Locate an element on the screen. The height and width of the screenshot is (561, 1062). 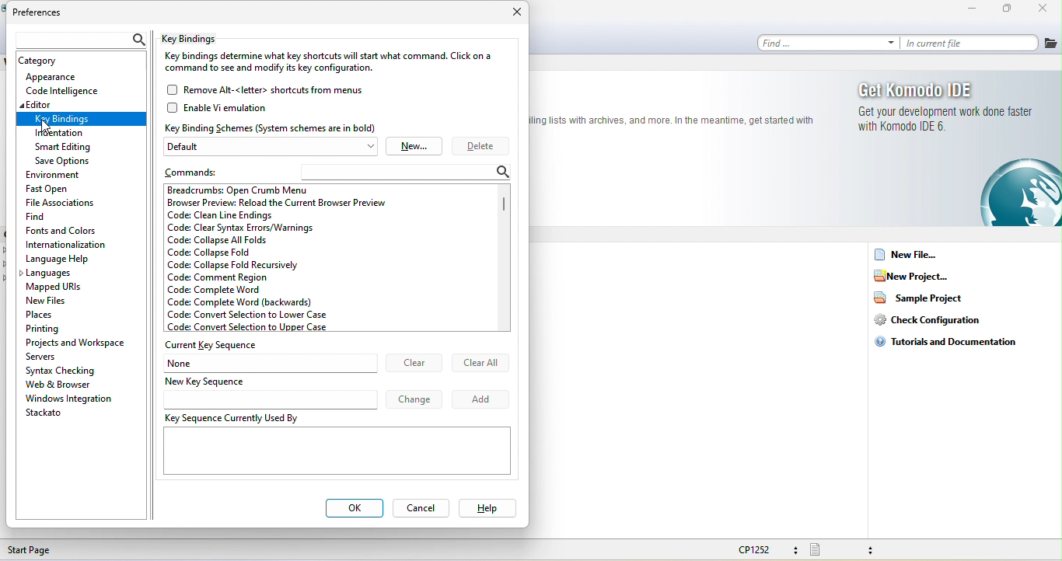
change is located at coordinates (415, 399).